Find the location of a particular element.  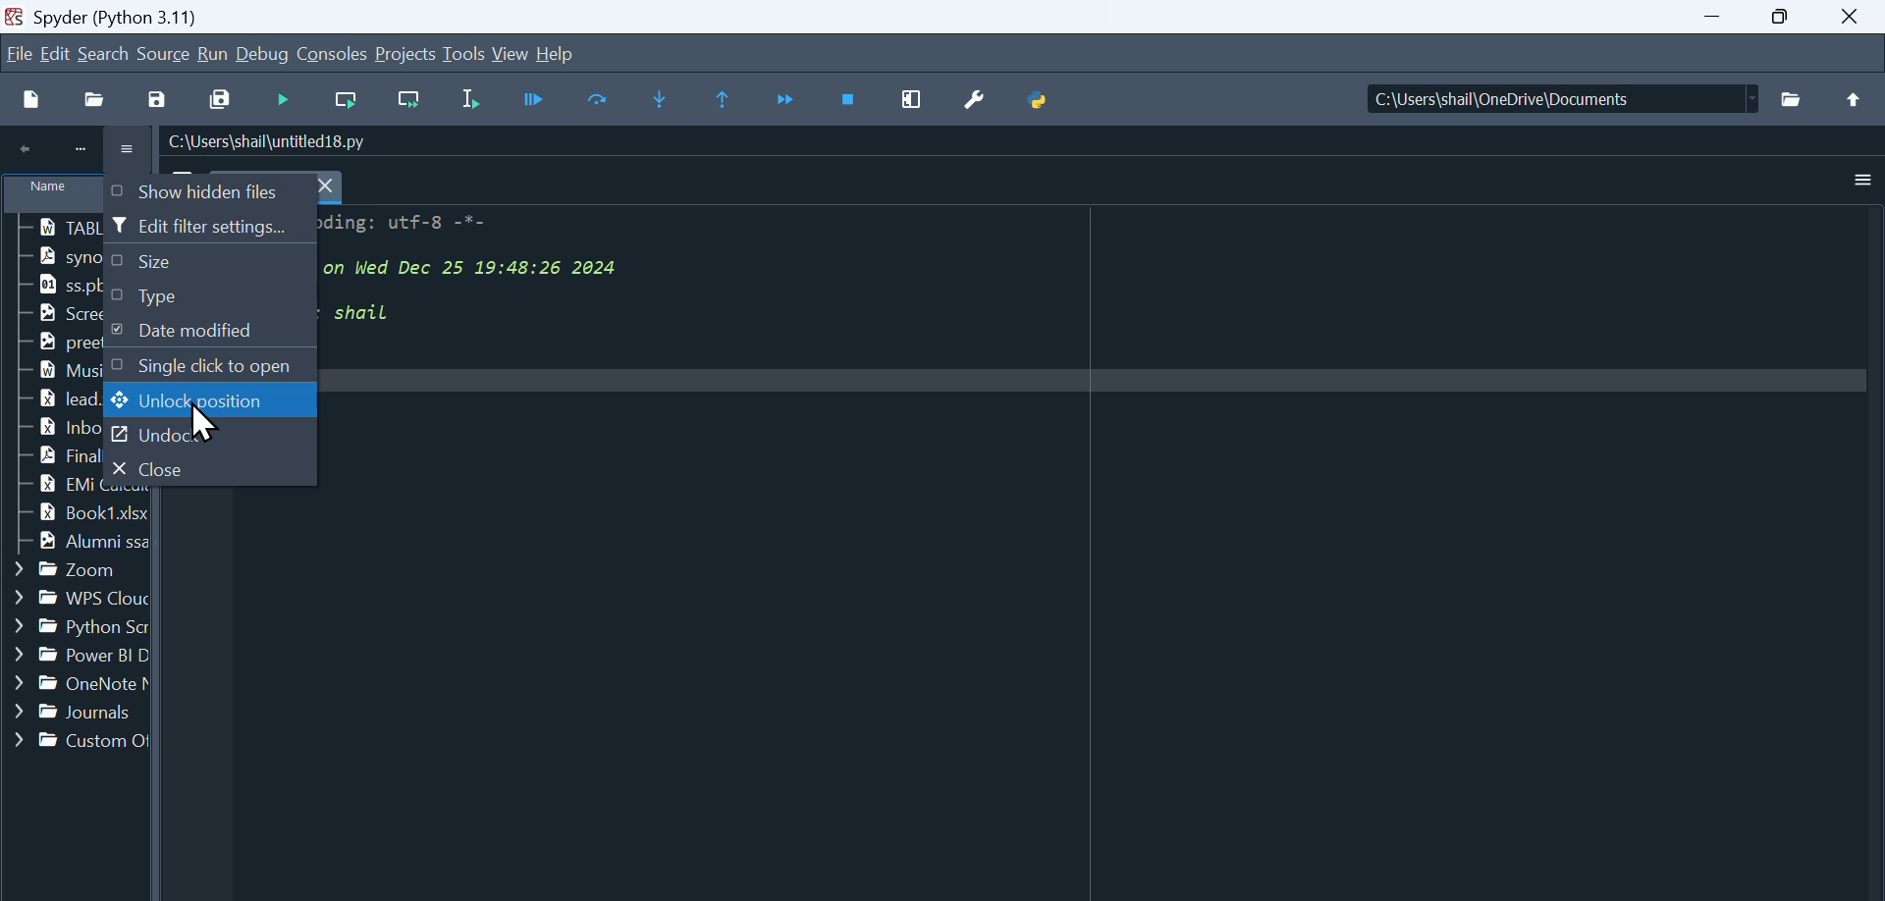

More options is located at coordinates (1863, 181).